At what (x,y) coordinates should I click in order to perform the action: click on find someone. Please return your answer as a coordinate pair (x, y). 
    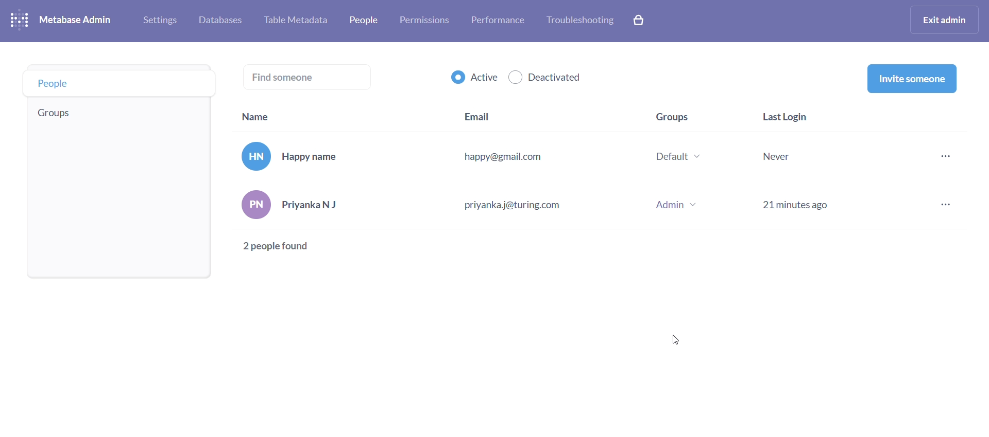
    Looking at the image, I should click on (309, 77).